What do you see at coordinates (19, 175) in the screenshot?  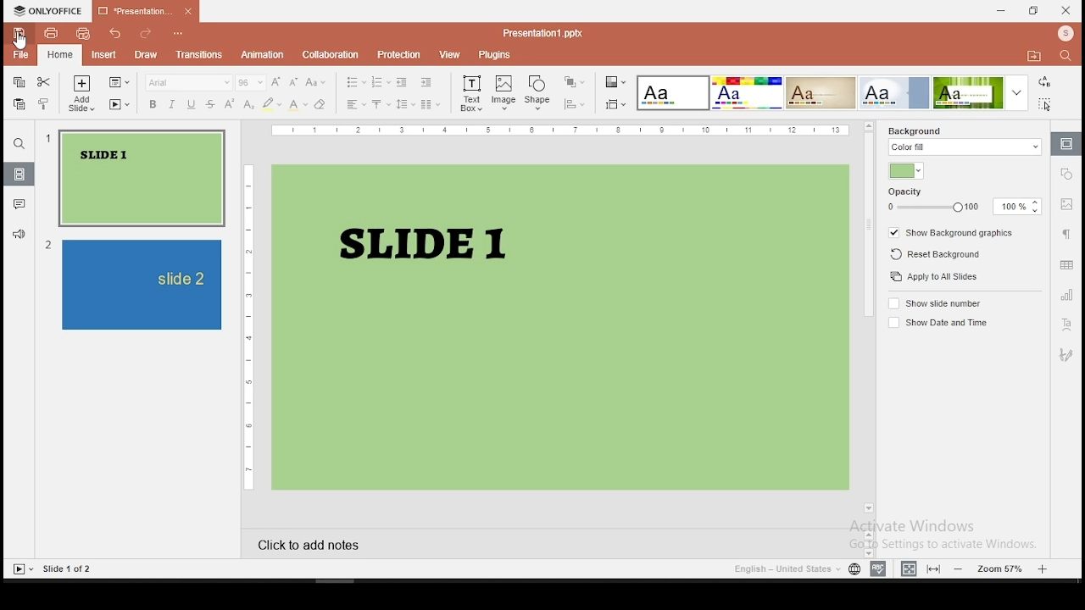 I see `slides` at bounding box center [19, 175].